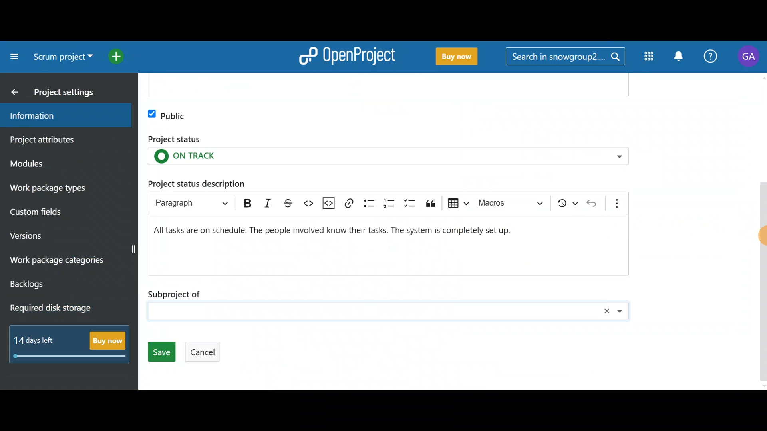  What do you see at coordinates (350, 55) in the screenshot?
I see `OpenProject` at bounding box center [350, 55].